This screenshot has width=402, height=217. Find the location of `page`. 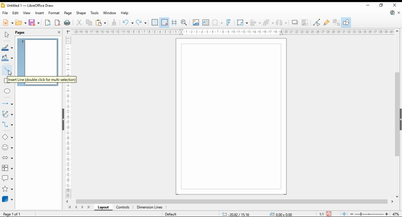

page is located at coordinates (68, 13).